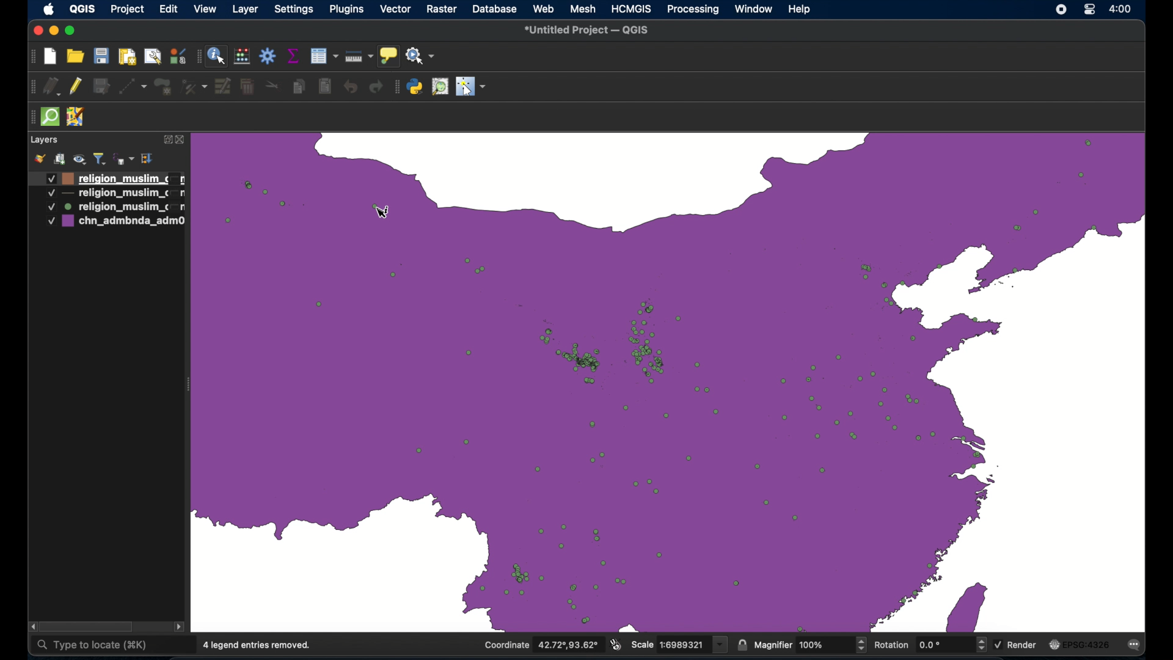  What do you see at coordinates (422, 56) in the screenshot?
I see `no action selected` at bounding box center [422, 56].